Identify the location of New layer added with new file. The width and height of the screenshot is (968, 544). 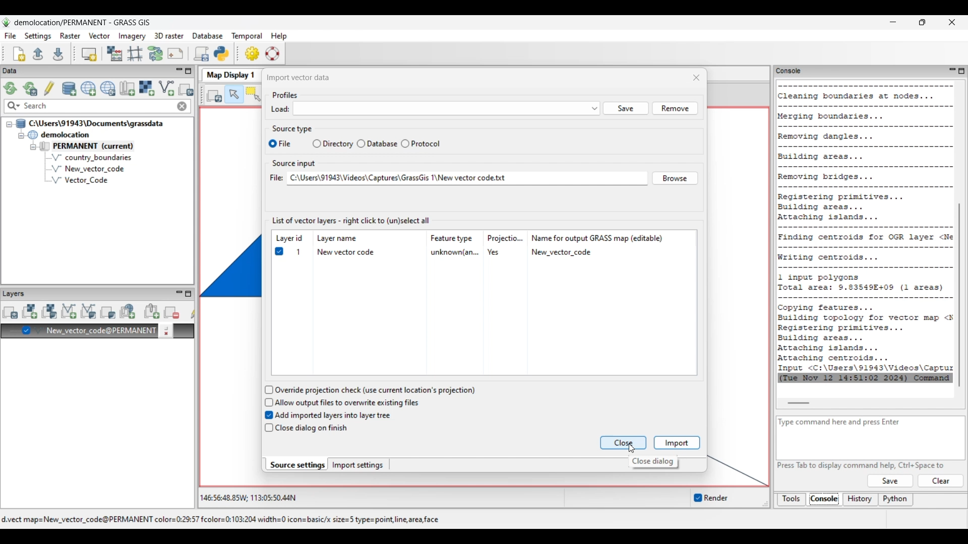
(95, 331).